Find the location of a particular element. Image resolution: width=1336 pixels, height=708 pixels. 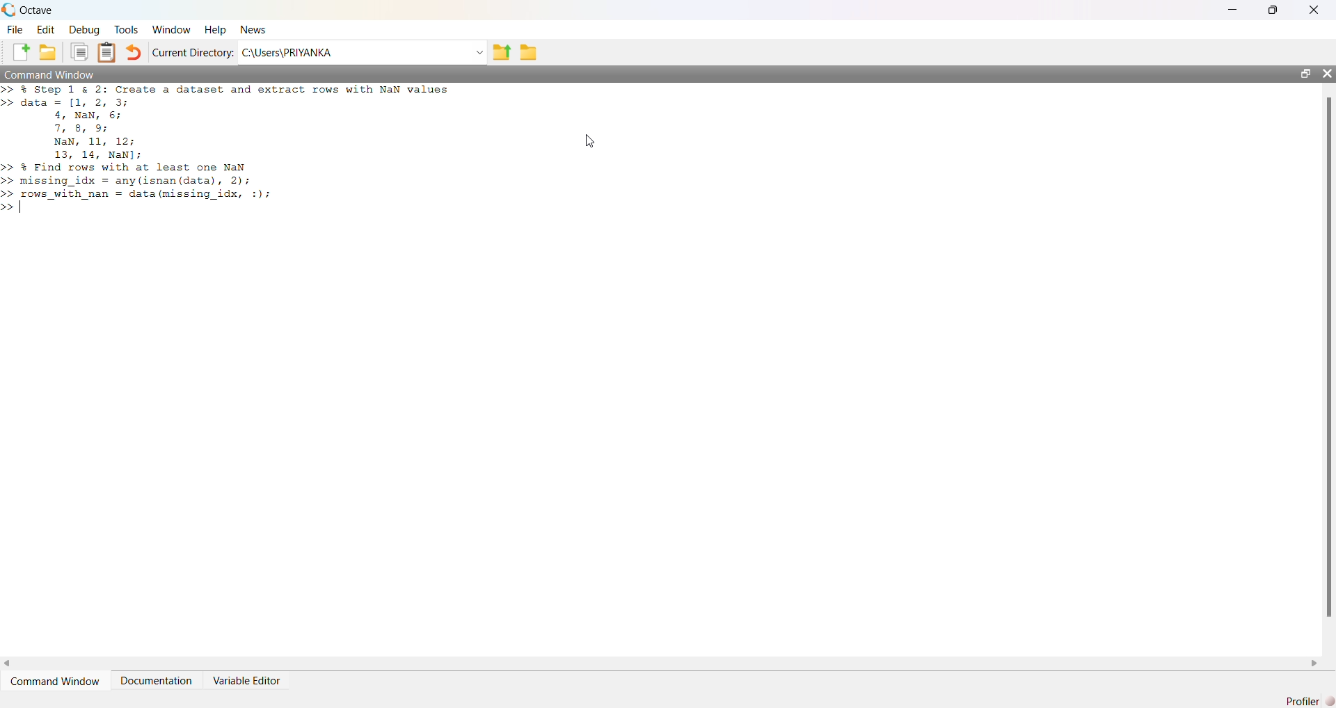

Profiler is located at coordinates (1310, 701).